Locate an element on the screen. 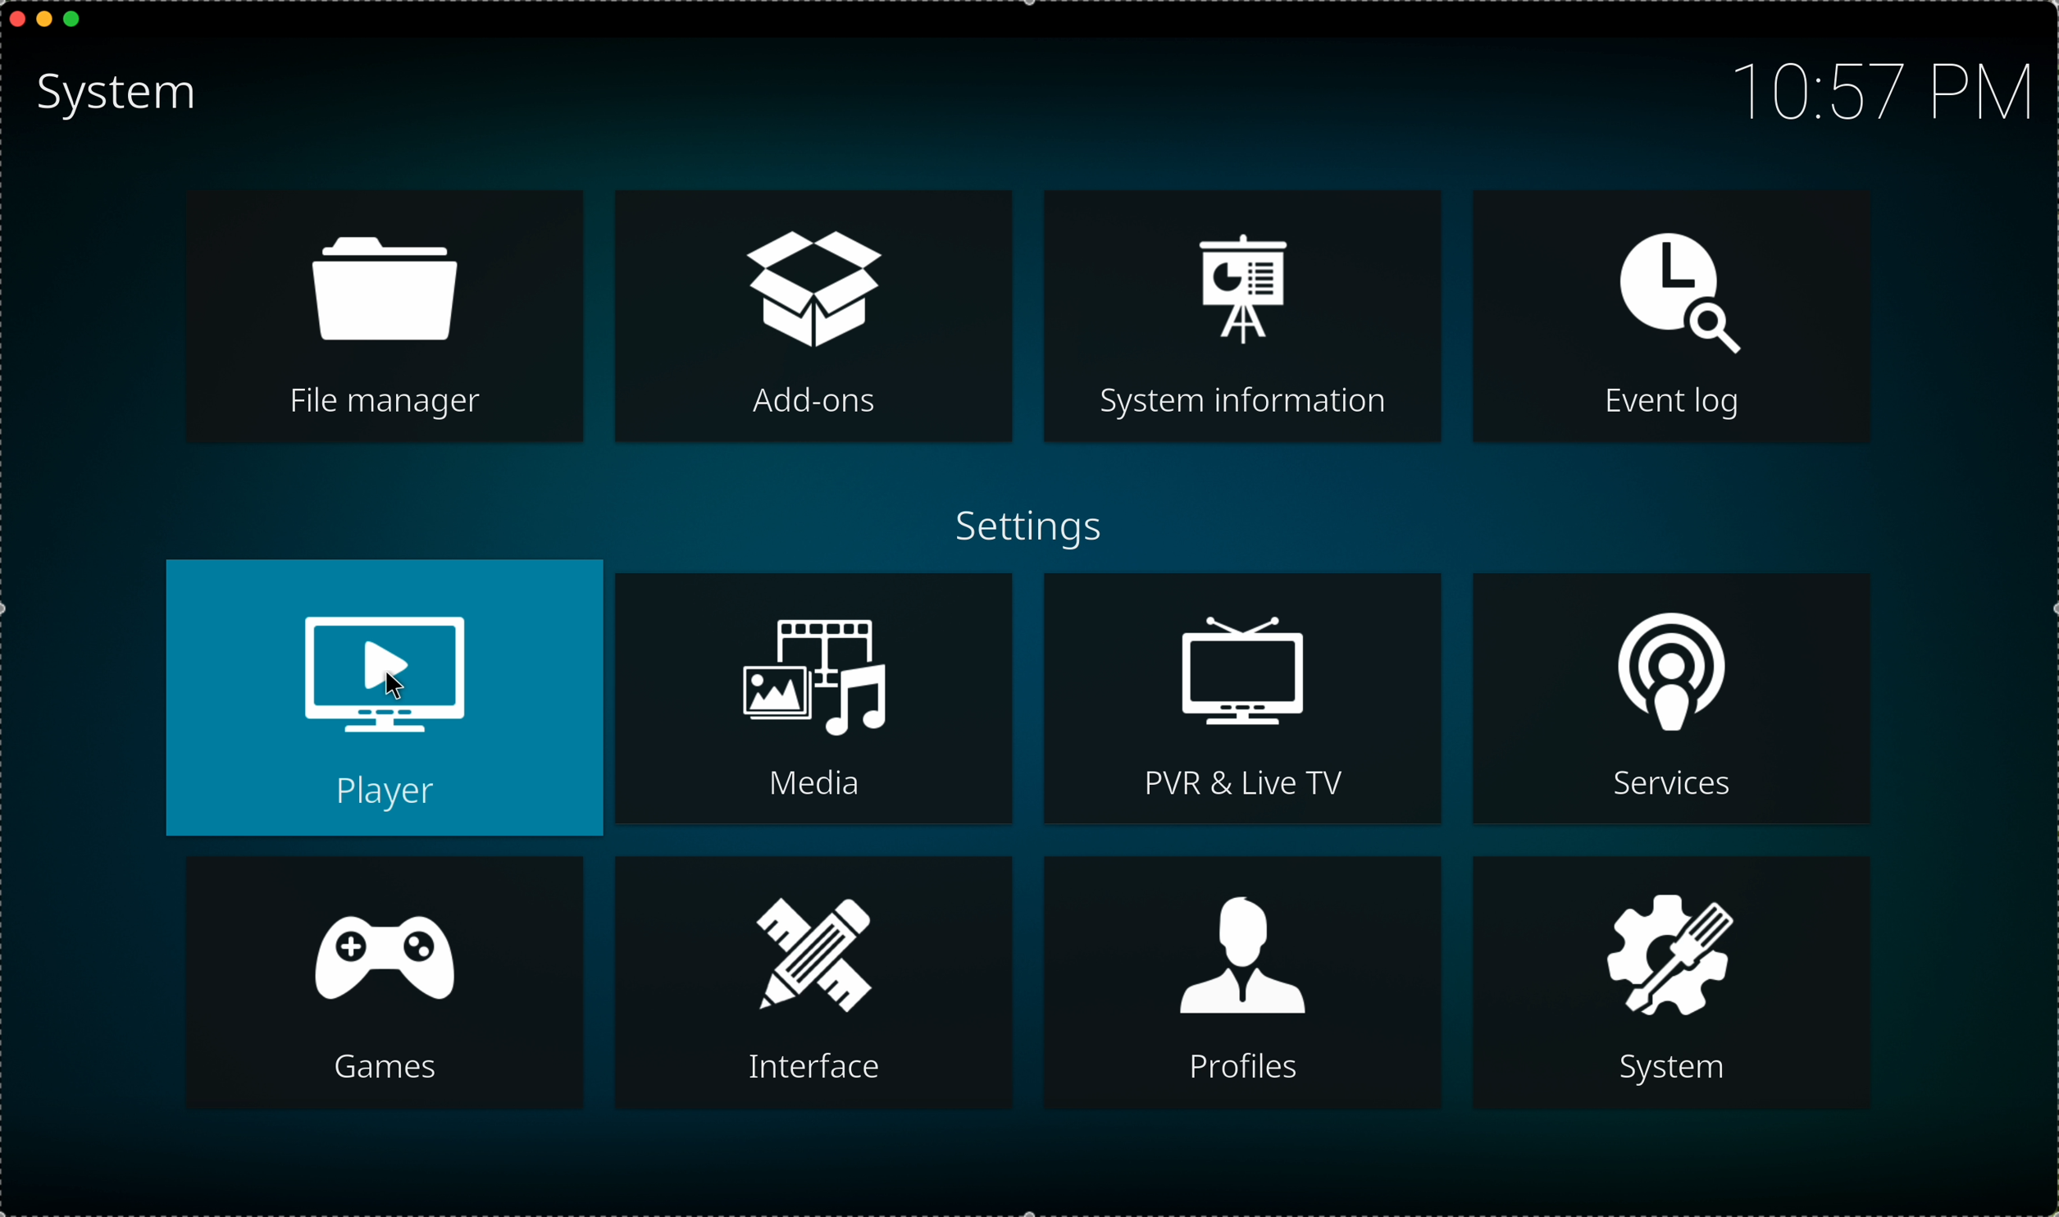  system is located at coordinates (1678, 980).